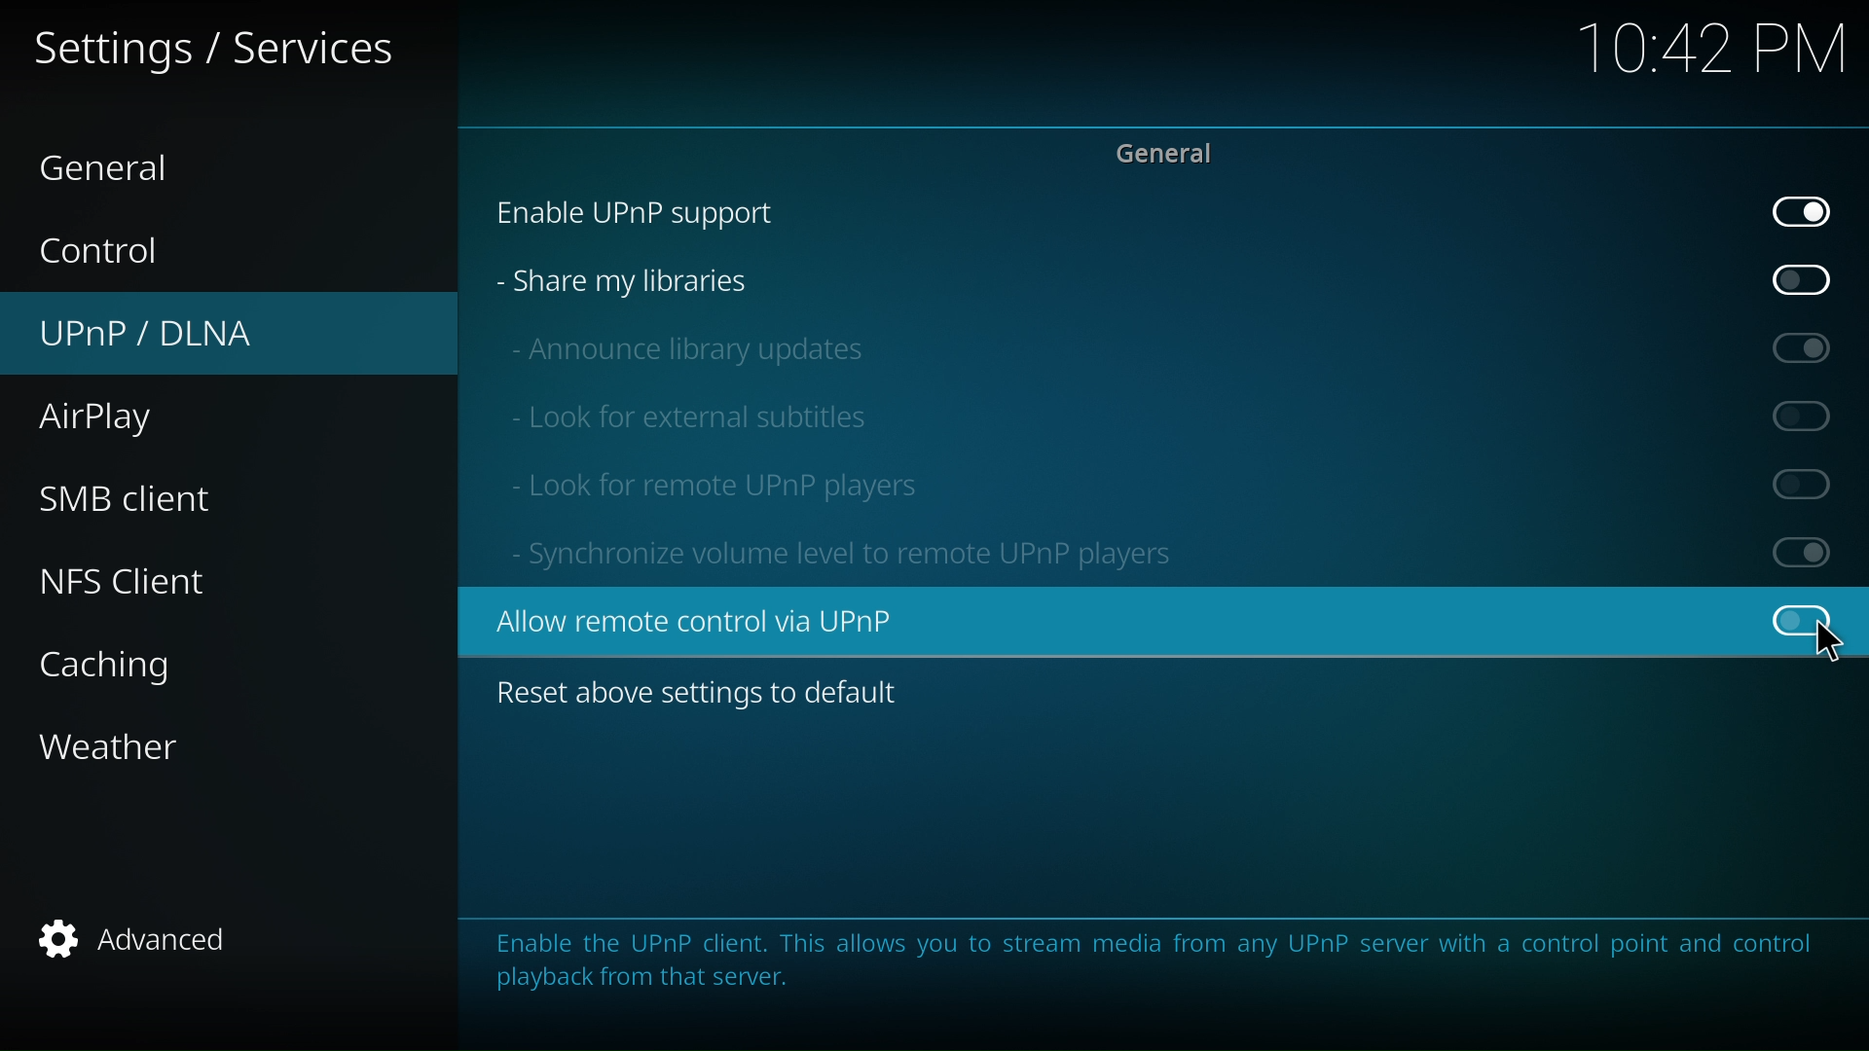 The image size is (1869, 1051). Describe the element at coordinates (154, 331) in the screenshot. I see `UPnP/DLNA` at that location.